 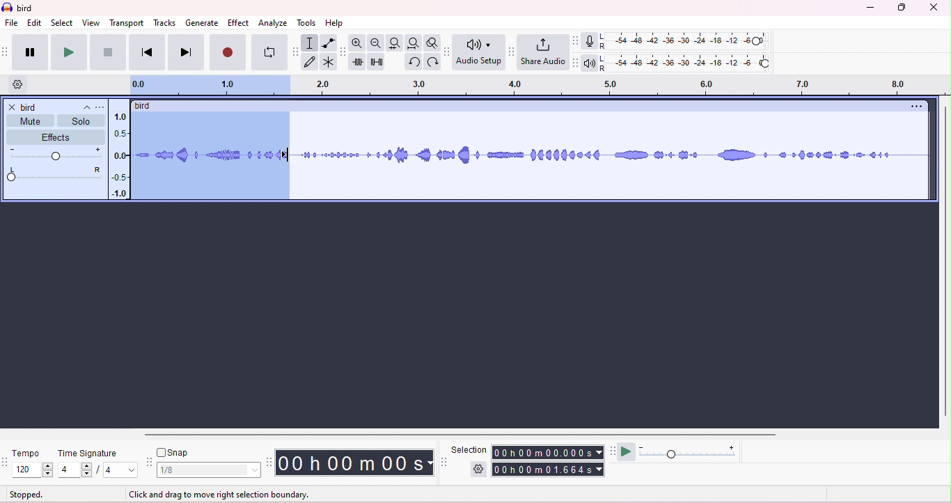 What do you see at coordinates (228, 495) in the screenshot?
I see `click and drag to select audio (snapping) (Esc to cancel)` at bounding box center [228, 495].